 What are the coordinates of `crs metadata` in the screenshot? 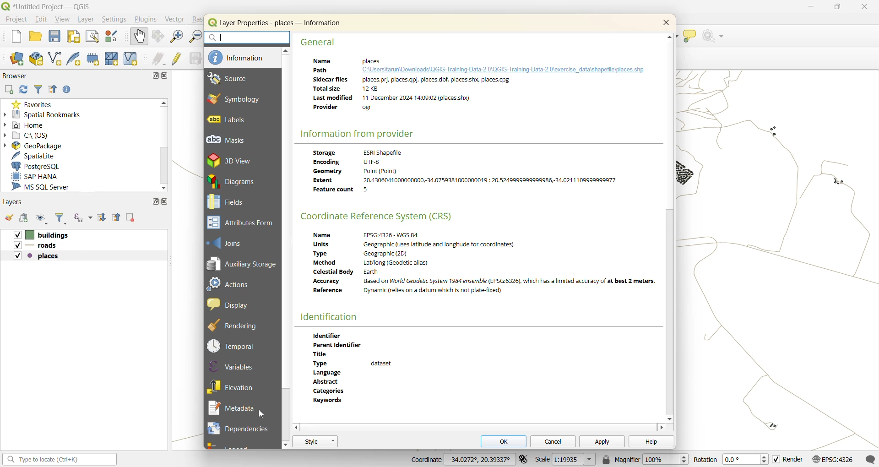 It's located at (486, 267).